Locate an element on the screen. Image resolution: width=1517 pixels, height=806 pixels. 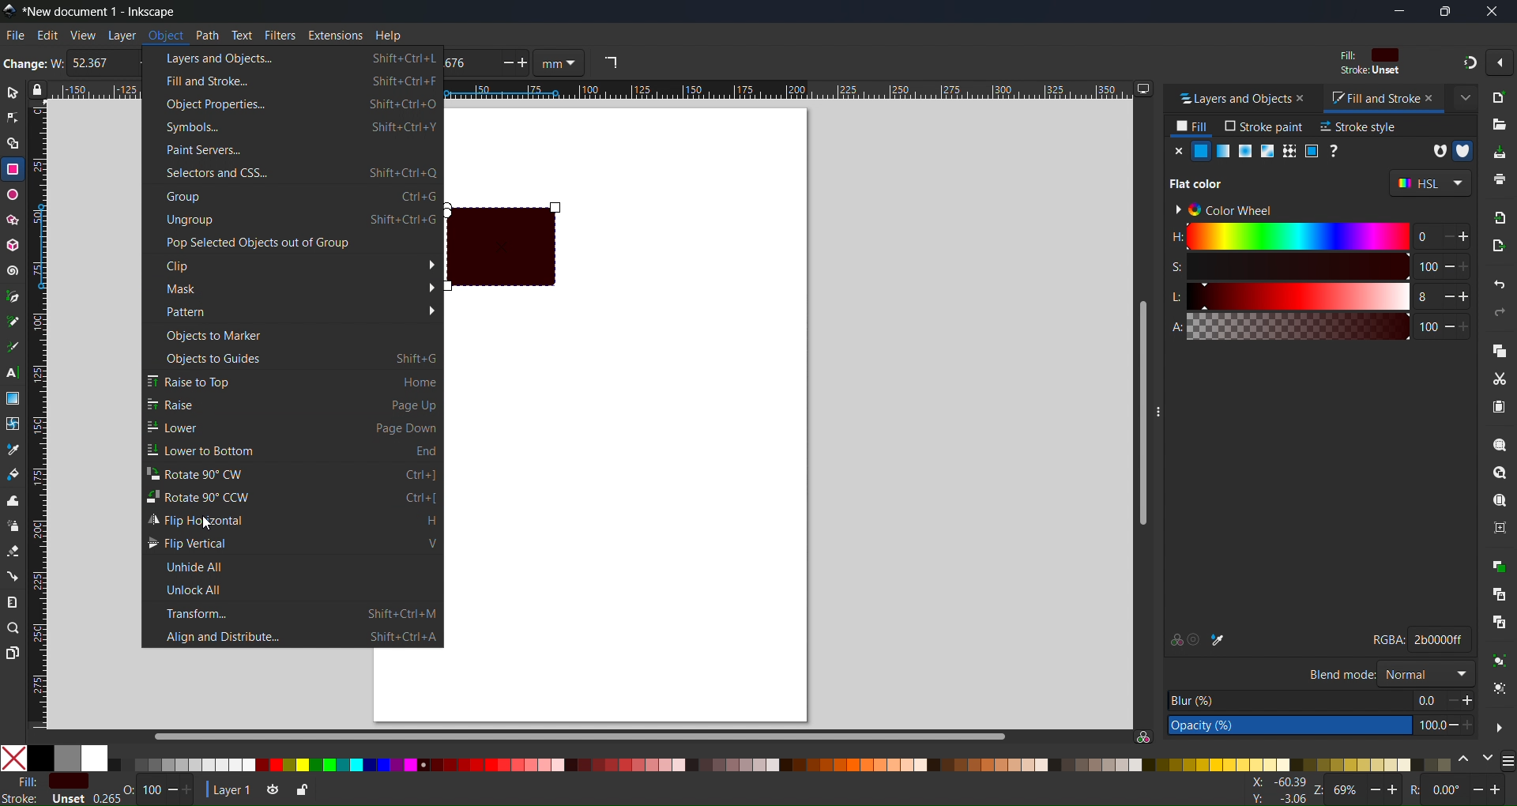
Paint bucket tool is located at coordinates (13, 473).